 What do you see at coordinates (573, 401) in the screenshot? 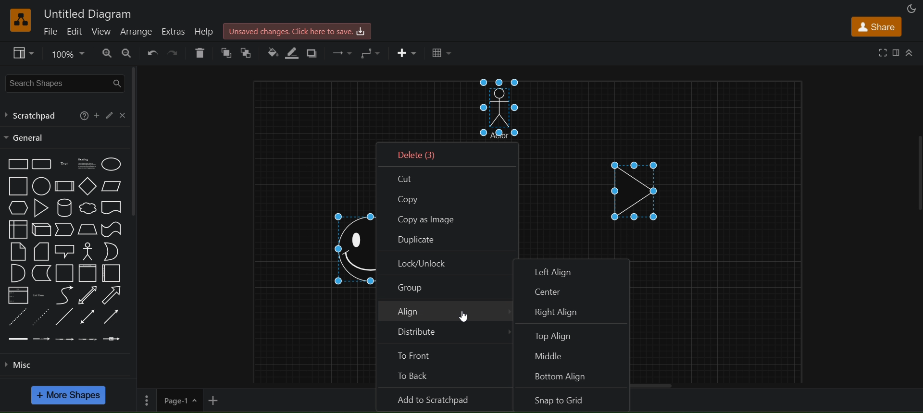
I see `snap to grid` at bounding box center [573, 401].